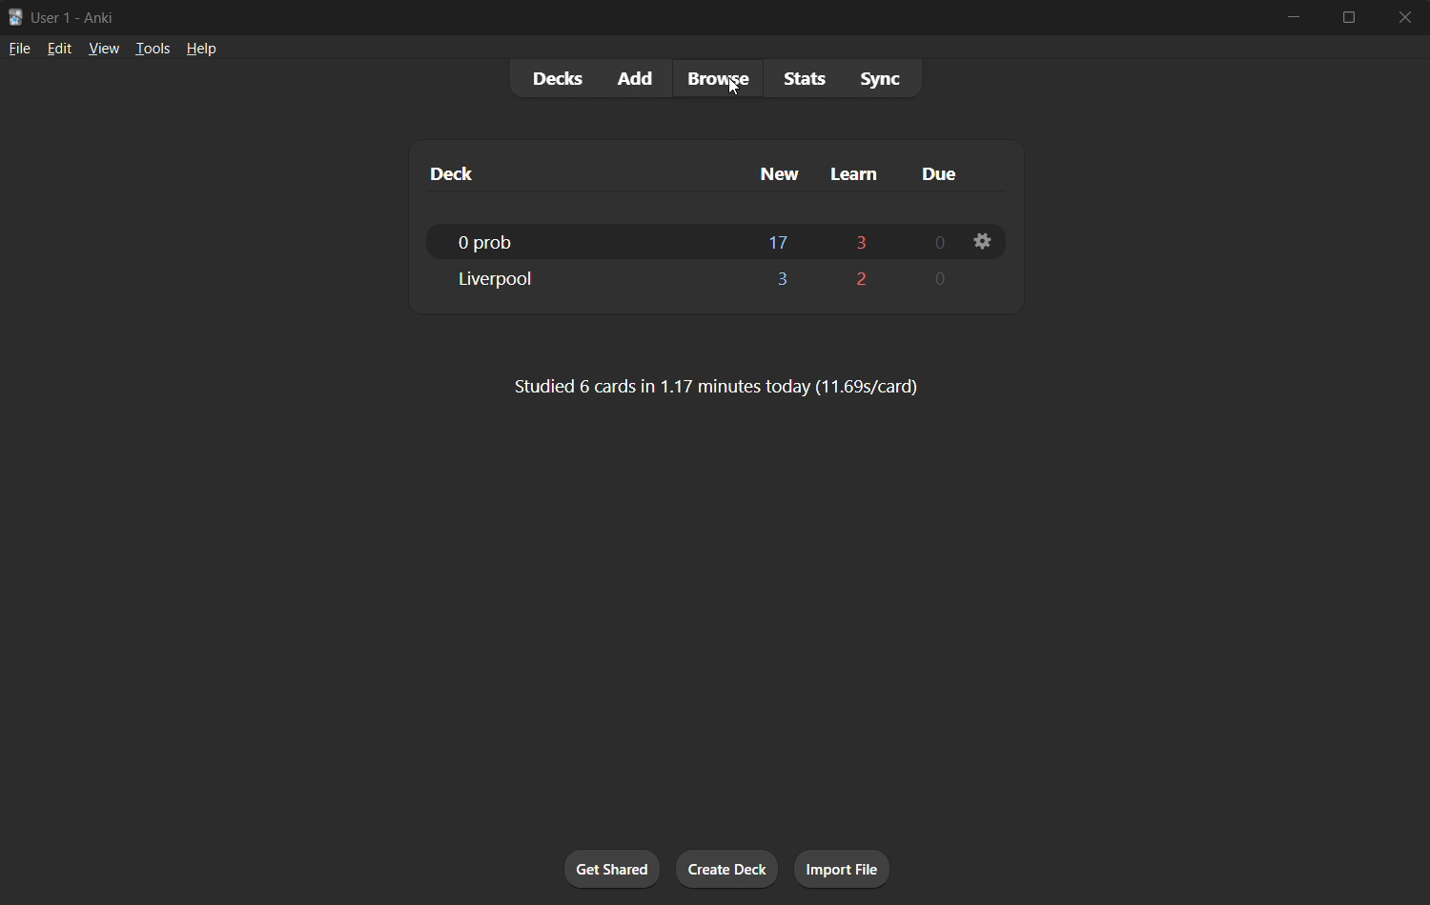  What do you see at coordinates (1401, 16) in the screenshot?
I see `close ` at bounding box center [1401, 16].